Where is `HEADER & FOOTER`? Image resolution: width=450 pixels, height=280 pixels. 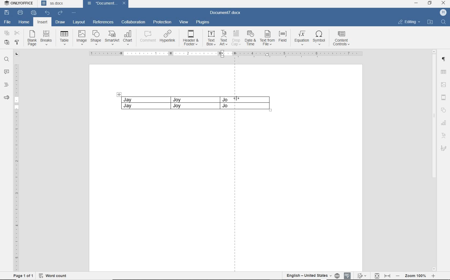 HEADER & FOOTER is located at coordinates (444, 97).